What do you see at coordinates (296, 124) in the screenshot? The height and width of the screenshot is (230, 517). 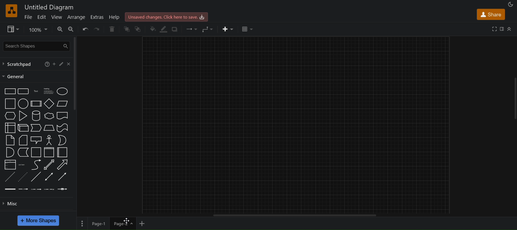 I see `canvas` at bounding box center [296, 124].